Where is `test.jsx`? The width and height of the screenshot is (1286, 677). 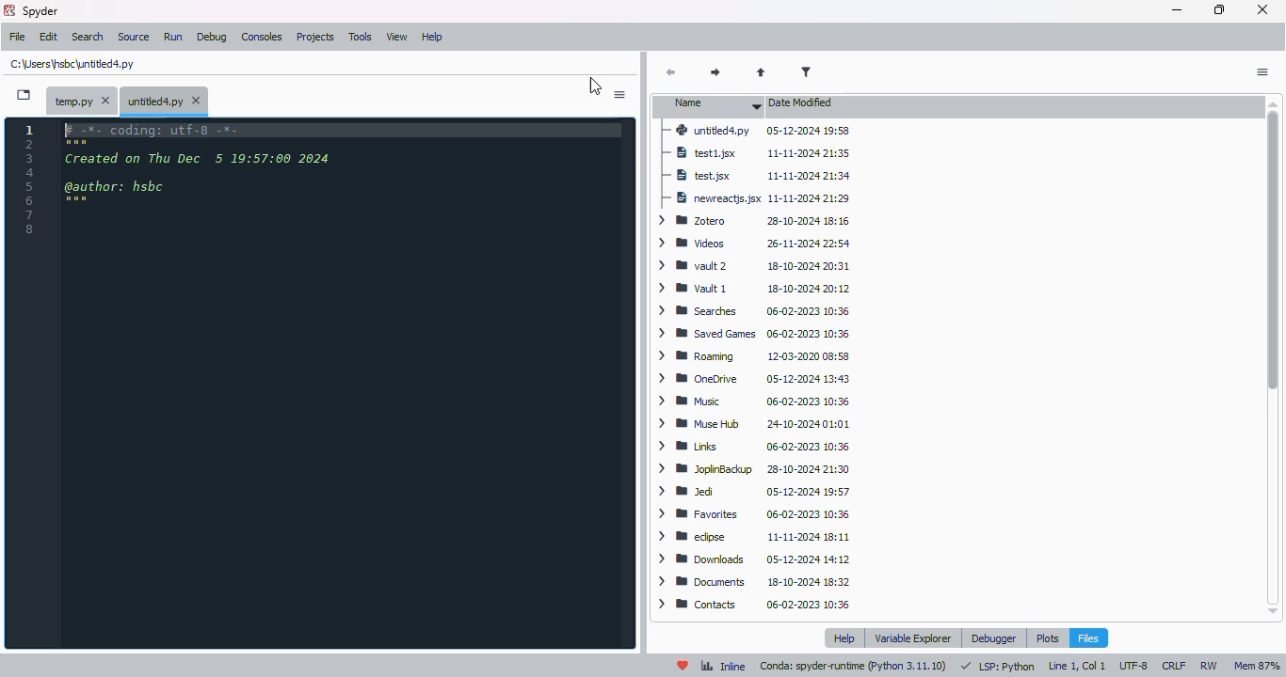
test.jsx is located at coordinates (754, 224).